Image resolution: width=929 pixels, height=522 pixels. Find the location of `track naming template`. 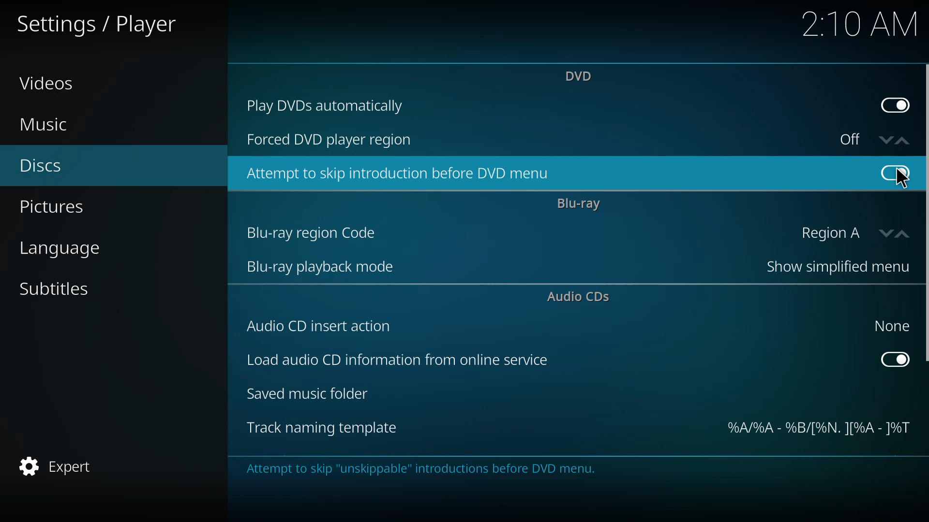

track naming template is located at coordinates (324, 426).